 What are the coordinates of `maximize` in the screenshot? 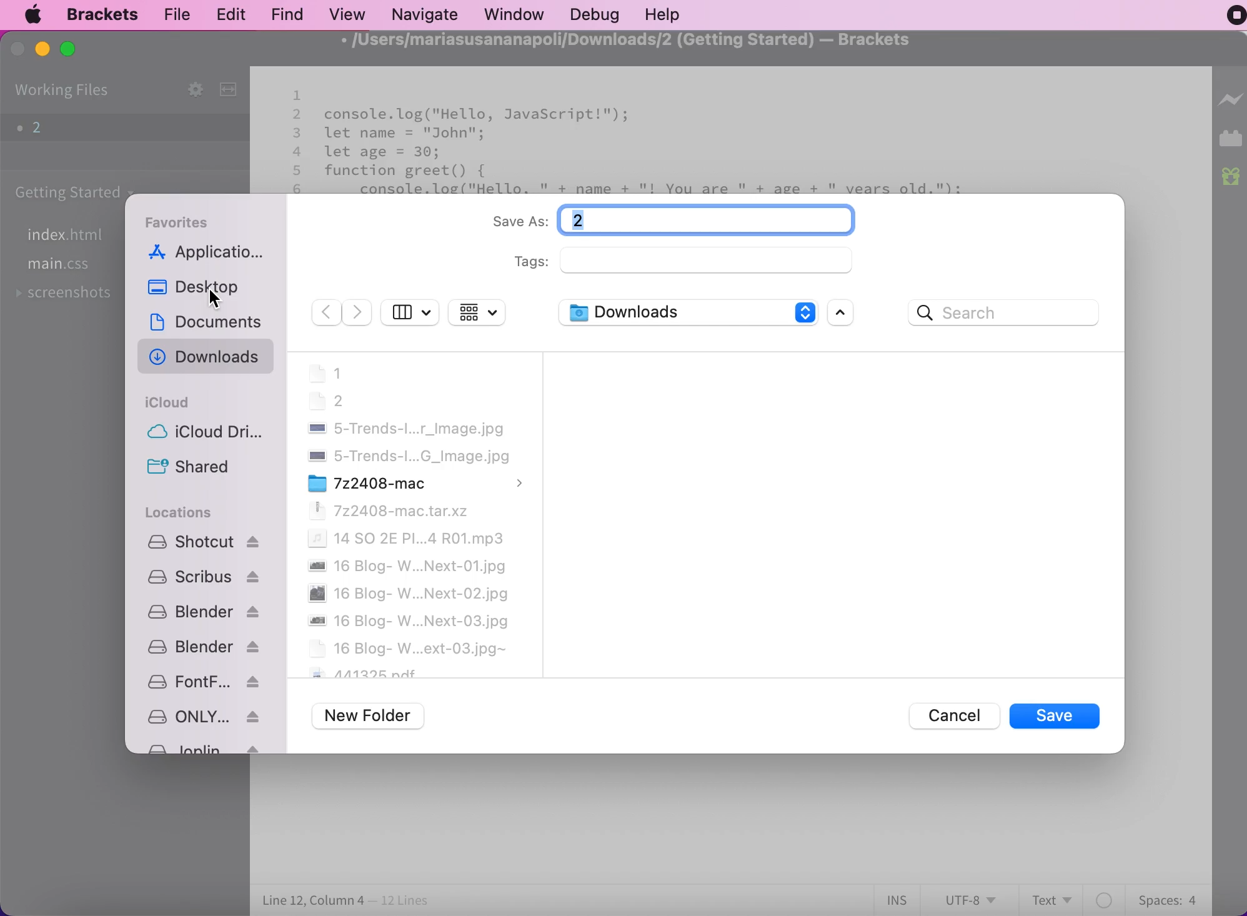 It's located at (76, 50).